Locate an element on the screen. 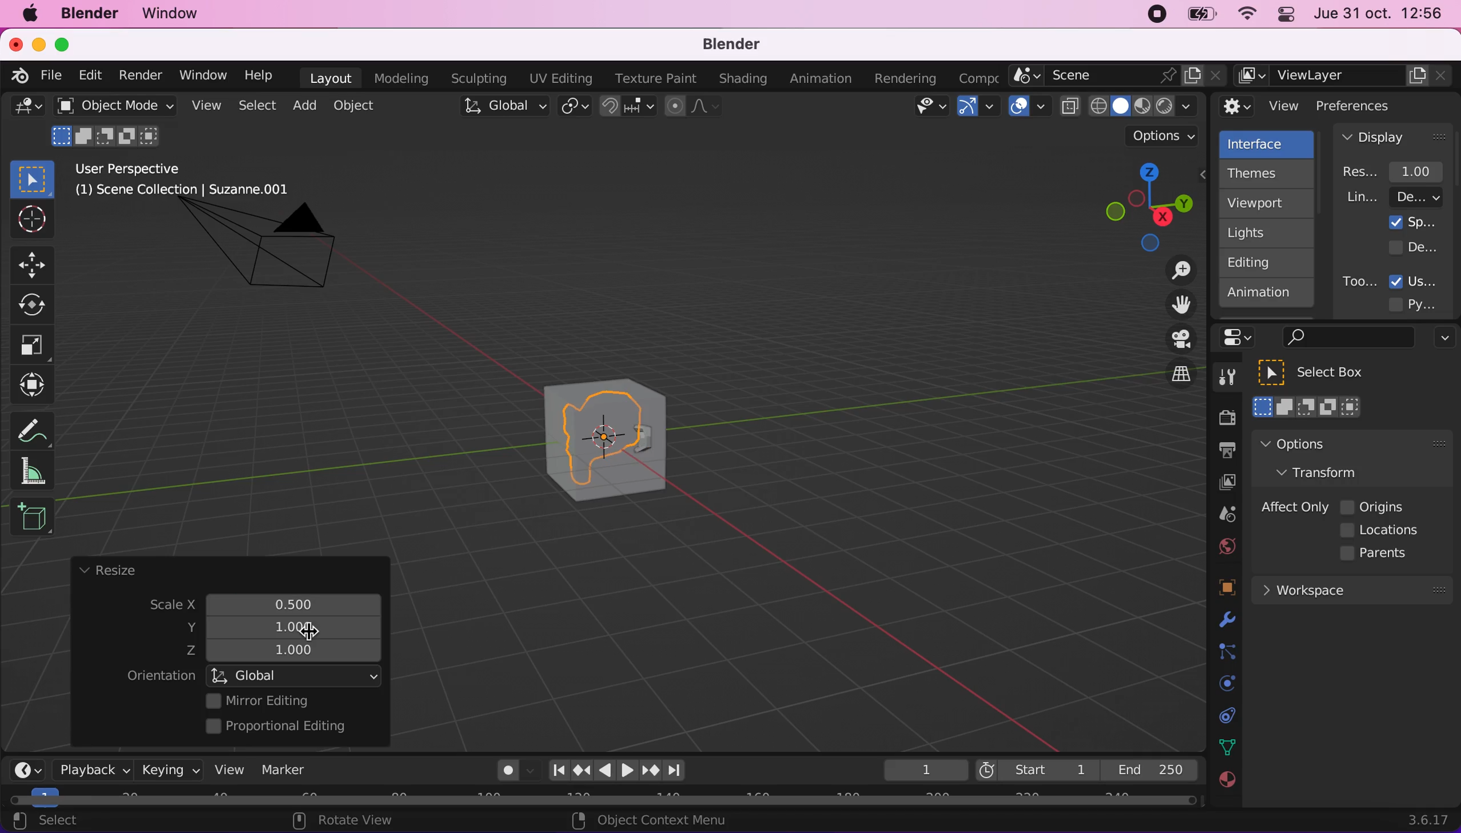  zoom in/out the view is located at coordinates (1175, 270).